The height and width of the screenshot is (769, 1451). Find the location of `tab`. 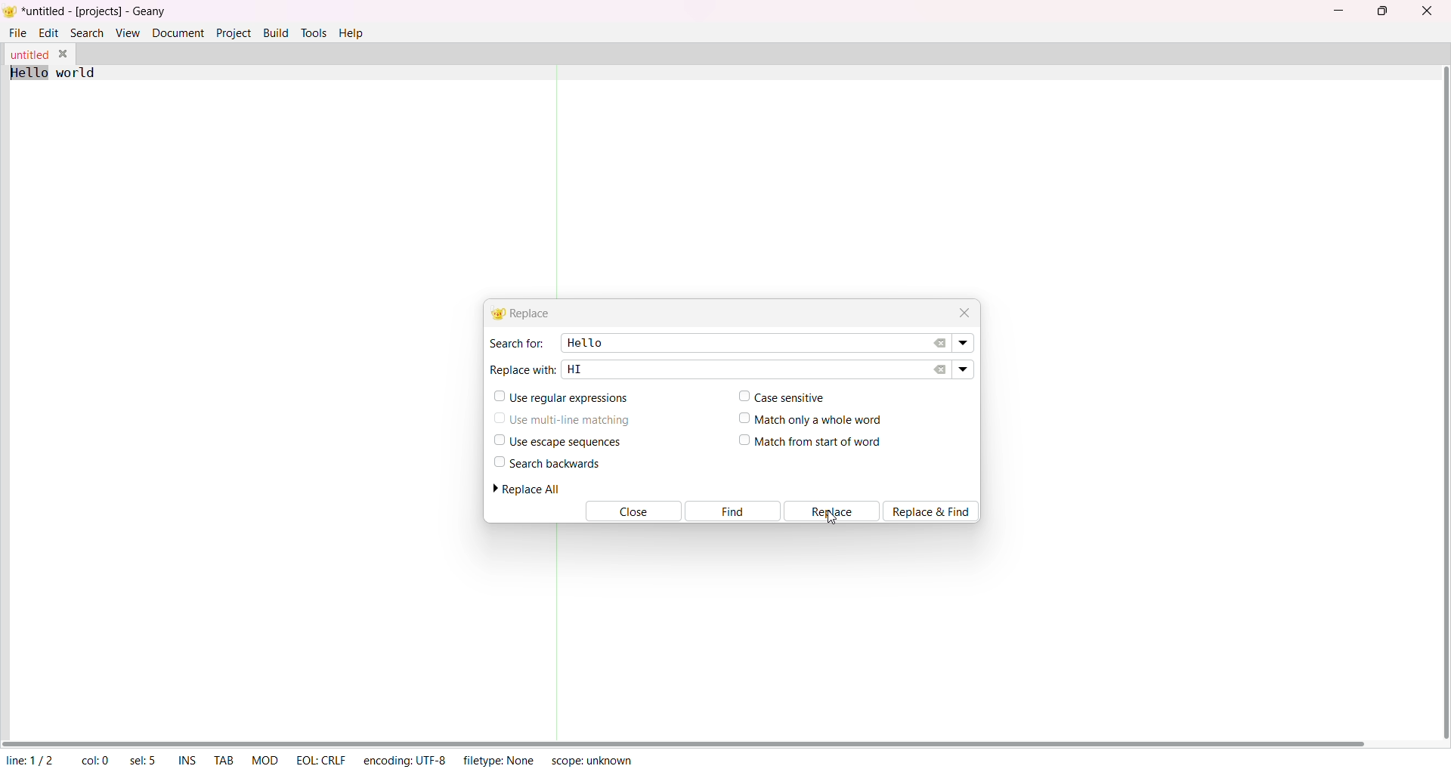

tab is located at coordinates (224, 761).